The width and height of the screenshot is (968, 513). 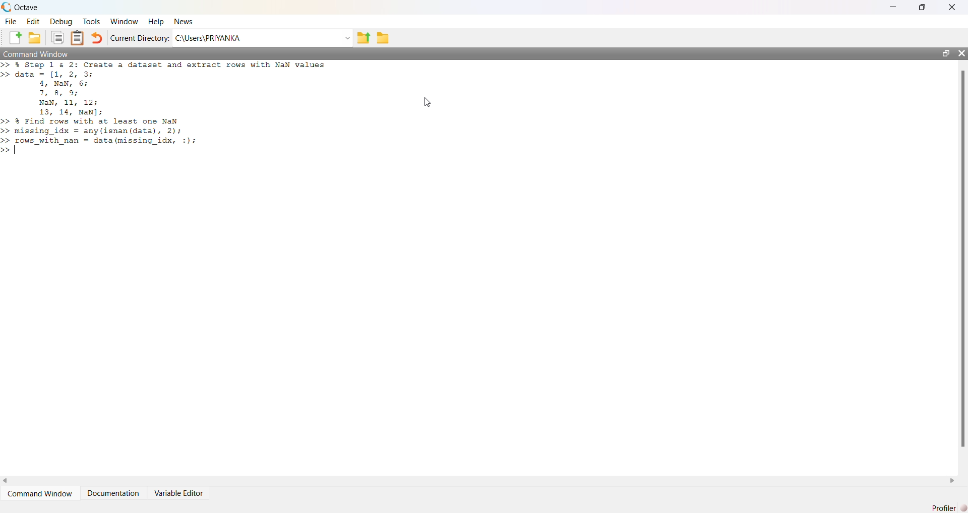 I want to click on Command Window, so click(x=37, y=53).